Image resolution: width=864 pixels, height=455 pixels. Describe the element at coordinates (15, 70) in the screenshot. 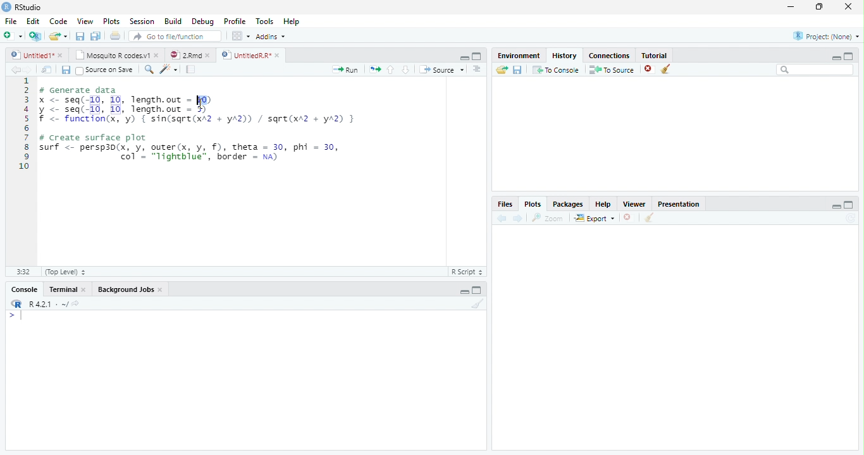

I see `Go back to previous source location` at that location.